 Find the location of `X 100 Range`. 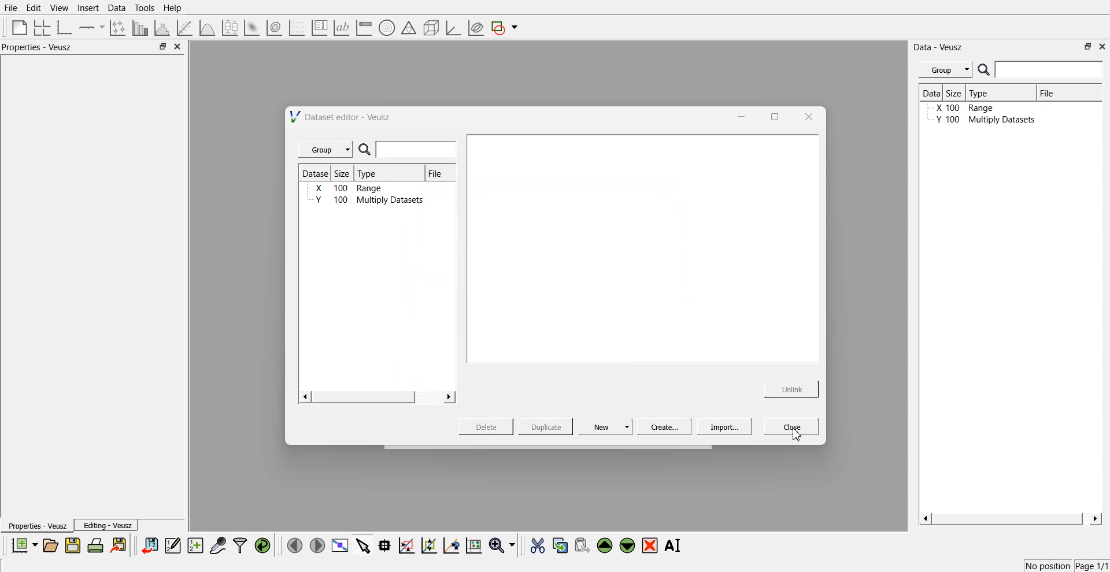

X 100 Range is located at coordinates (345, 188).